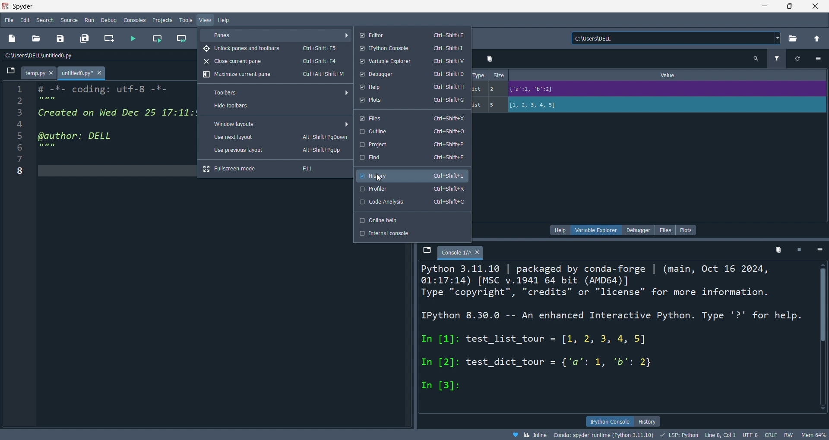 This screenshot has width=829, height=440. Describe the element at coordinates (678, 435) in the screenshot. I see `language` at that location.